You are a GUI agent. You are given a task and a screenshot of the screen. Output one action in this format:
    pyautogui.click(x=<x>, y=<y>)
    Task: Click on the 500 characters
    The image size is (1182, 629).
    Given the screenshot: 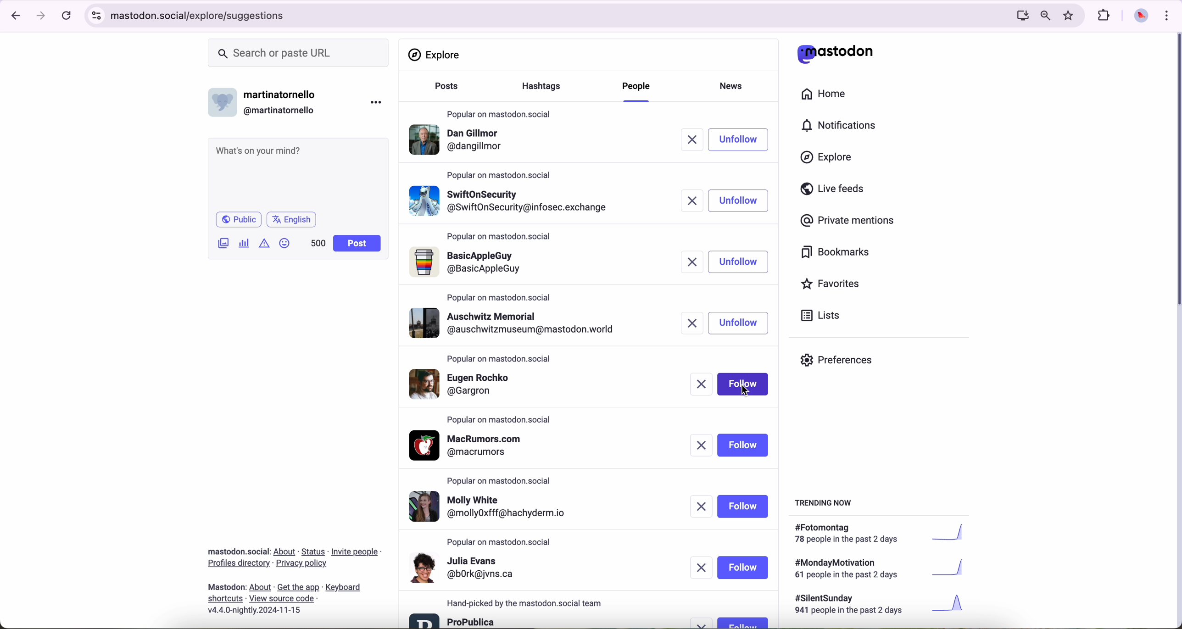 What is the action you would take?
    pyautogui.click(x=318, y=243)
    